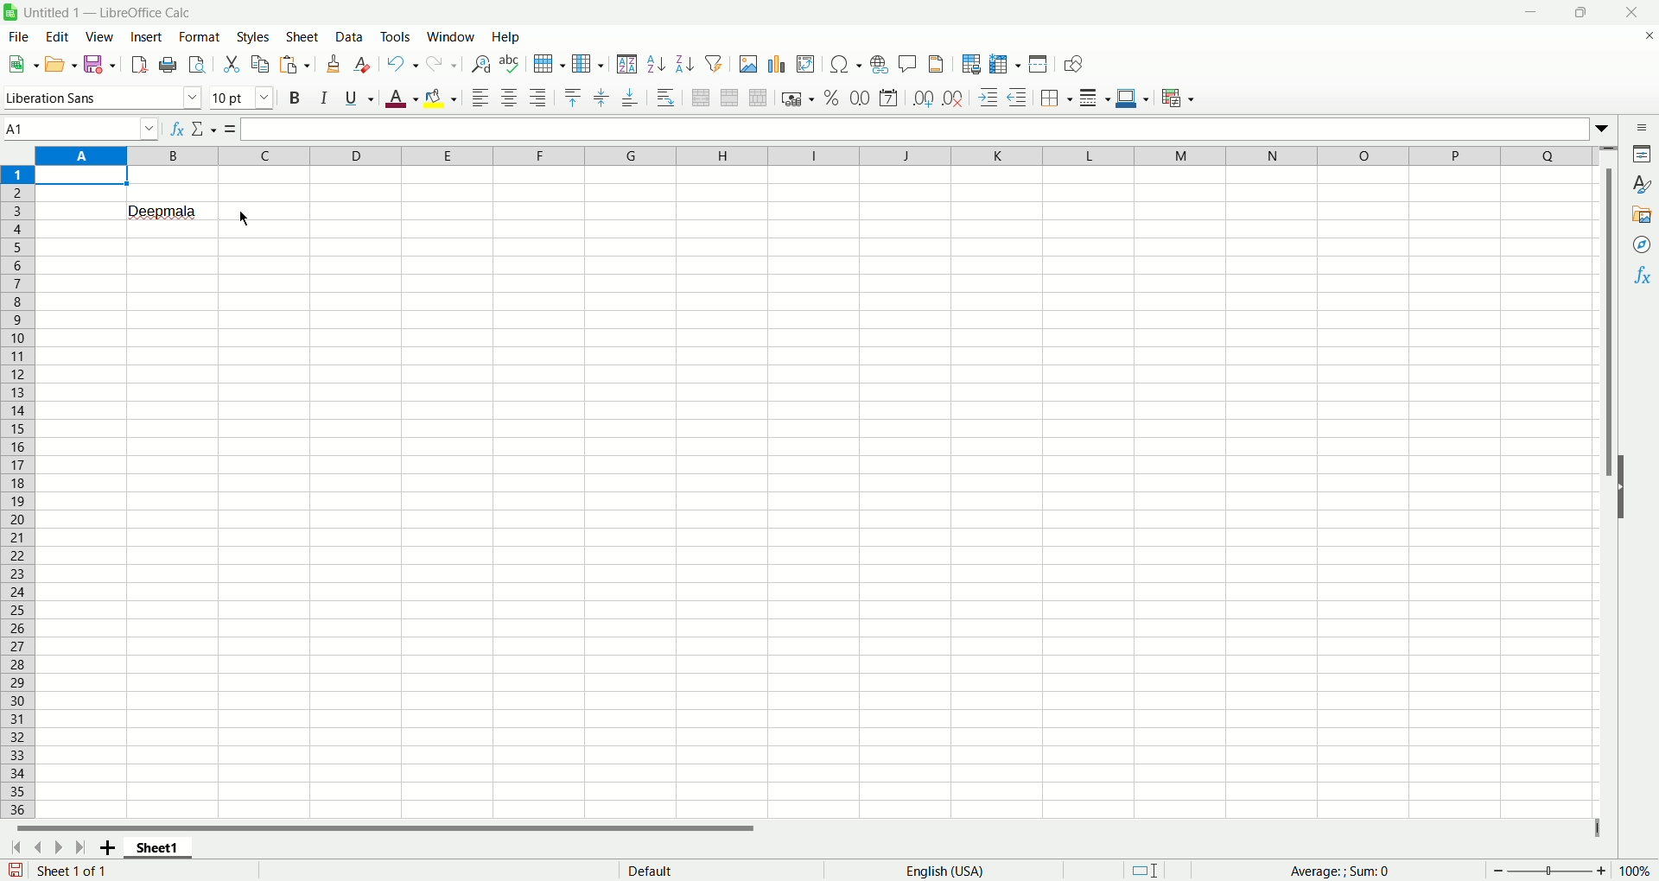 The height and width of the screenshot is (881, 1659). What do you see at coordinates (481, 98) in the screenshot?
I see `align left` at bounding box center [481, 98].